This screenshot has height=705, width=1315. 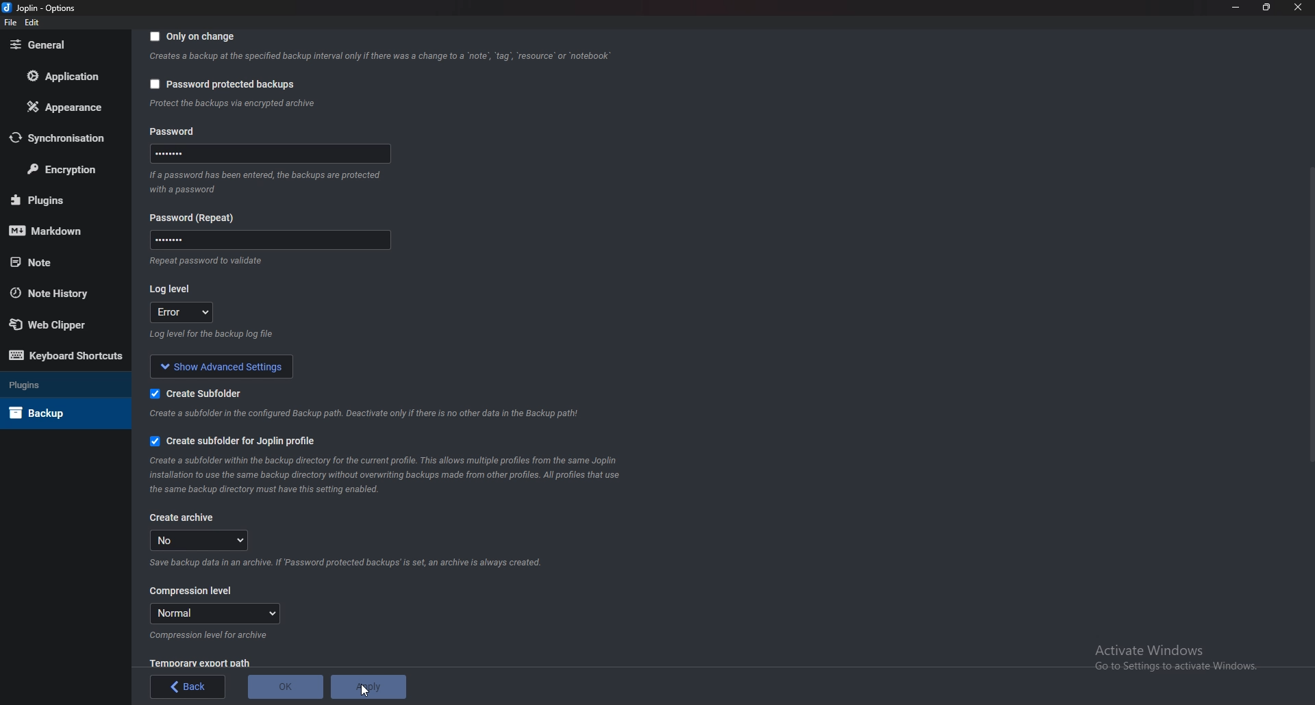 I want to click on Info on subfolderf, so click(x=366, y=413).